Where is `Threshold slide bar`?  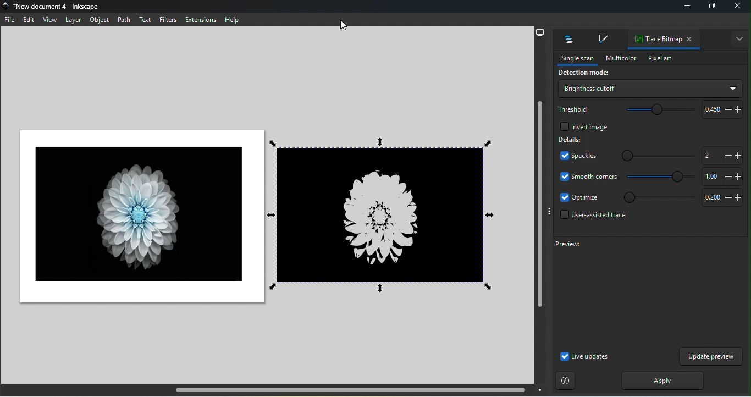 Threshold slide bar is located at coordinates (655, 111).